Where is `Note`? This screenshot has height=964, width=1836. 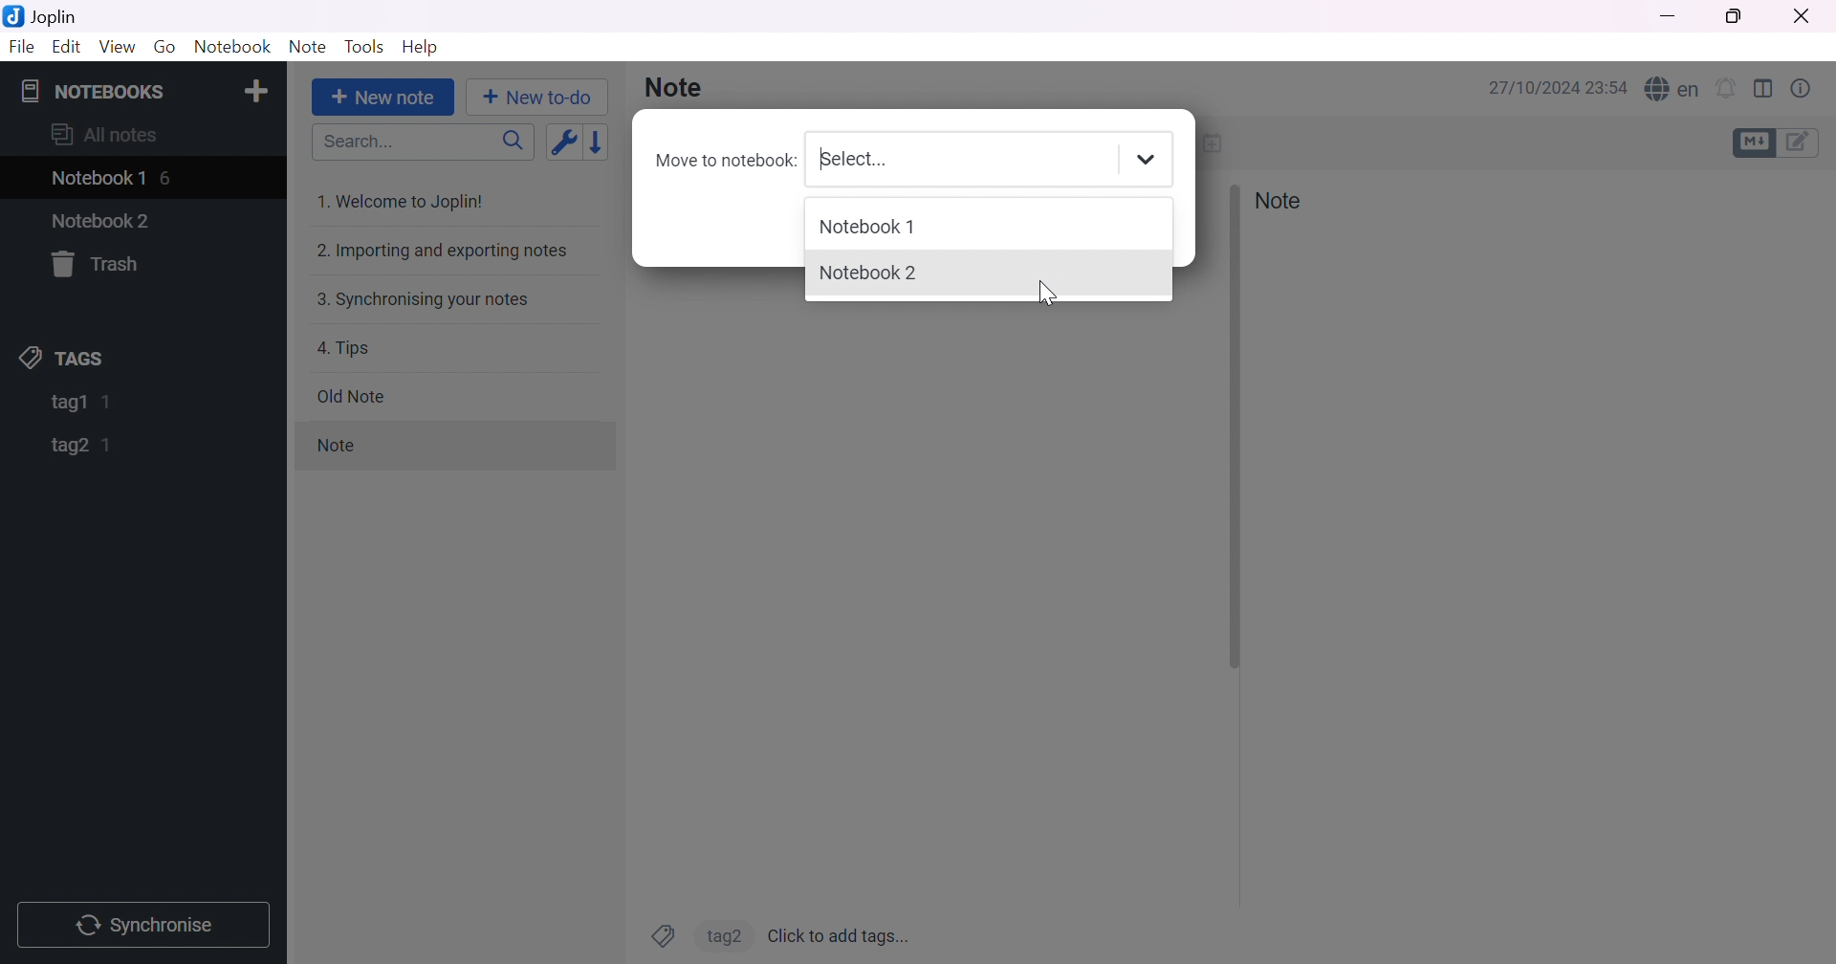
Note is located at coordinates (1279, 201).